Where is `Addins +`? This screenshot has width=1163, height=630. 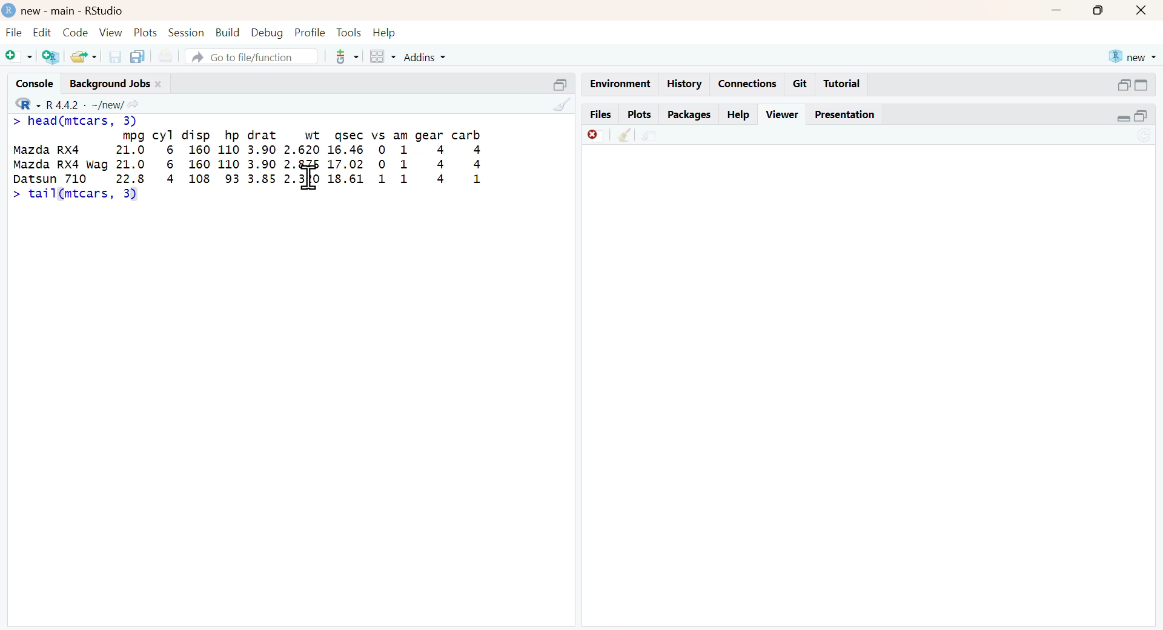 Addins + is located at coordinates (425, 58).